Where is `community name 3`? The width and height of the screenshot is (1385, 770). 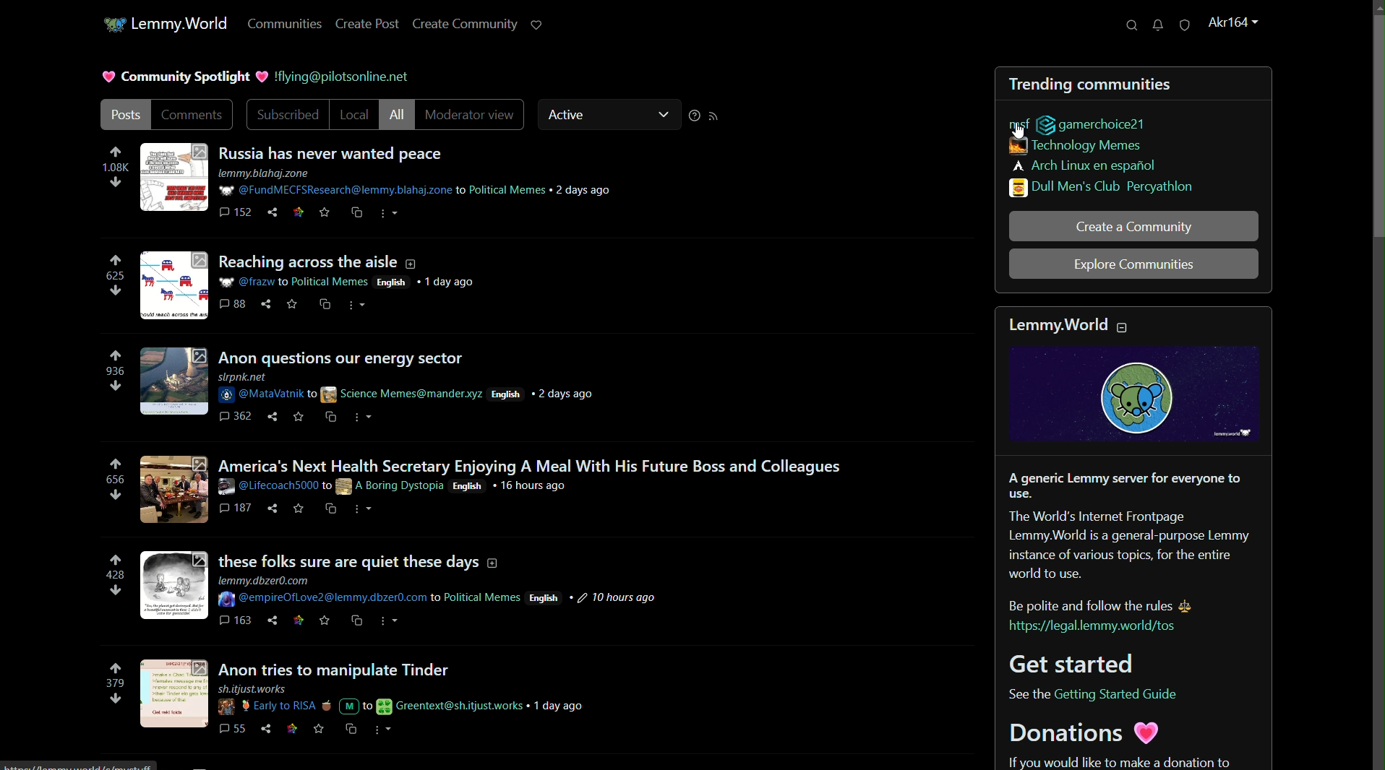
community name 3 is located at coordinates (1084, 167).